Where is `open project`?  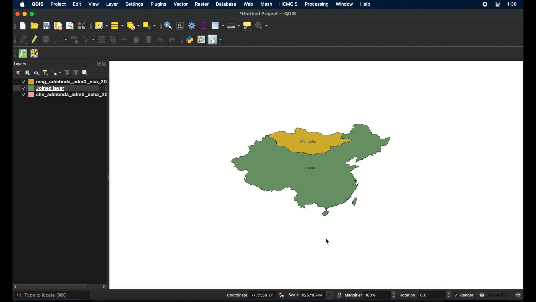 open project is located at coordinates (34, 26).